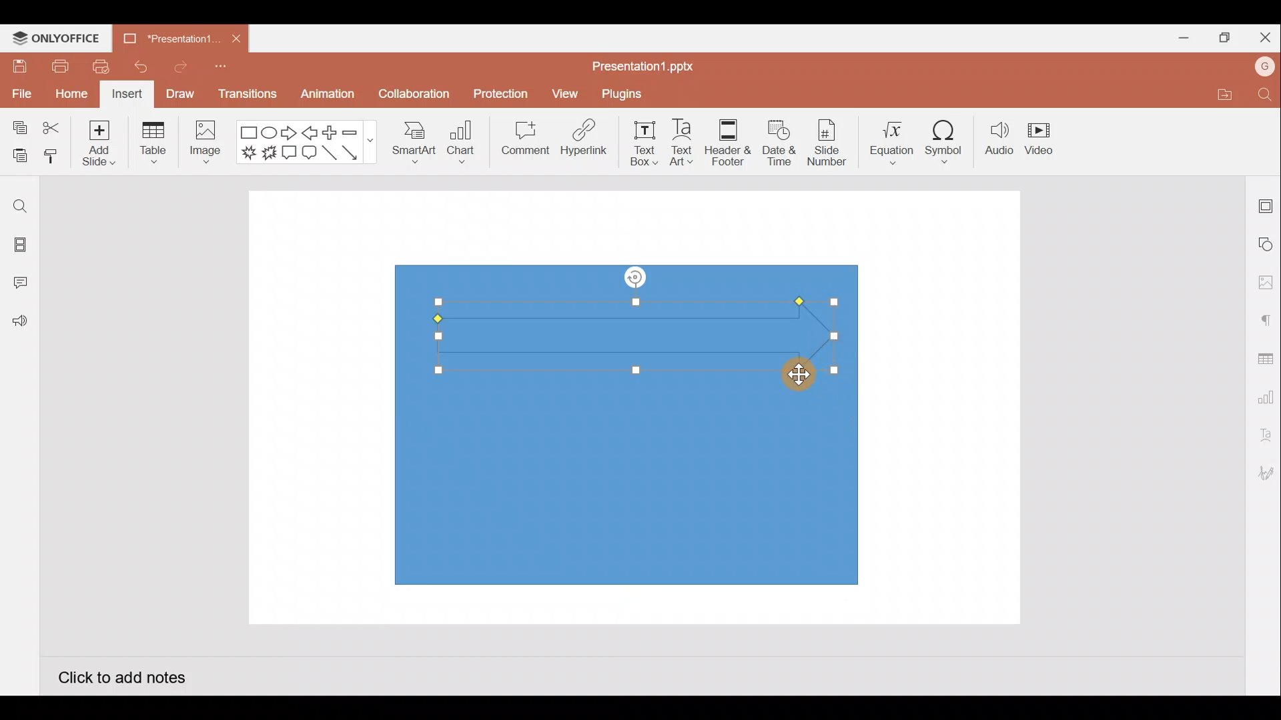 This screenshot has width=1281, height=720. What do you see at coordinates (309, 151) in the screenshot?
I see `Rounded Rectangular callout` at bounding box center [309, 151].